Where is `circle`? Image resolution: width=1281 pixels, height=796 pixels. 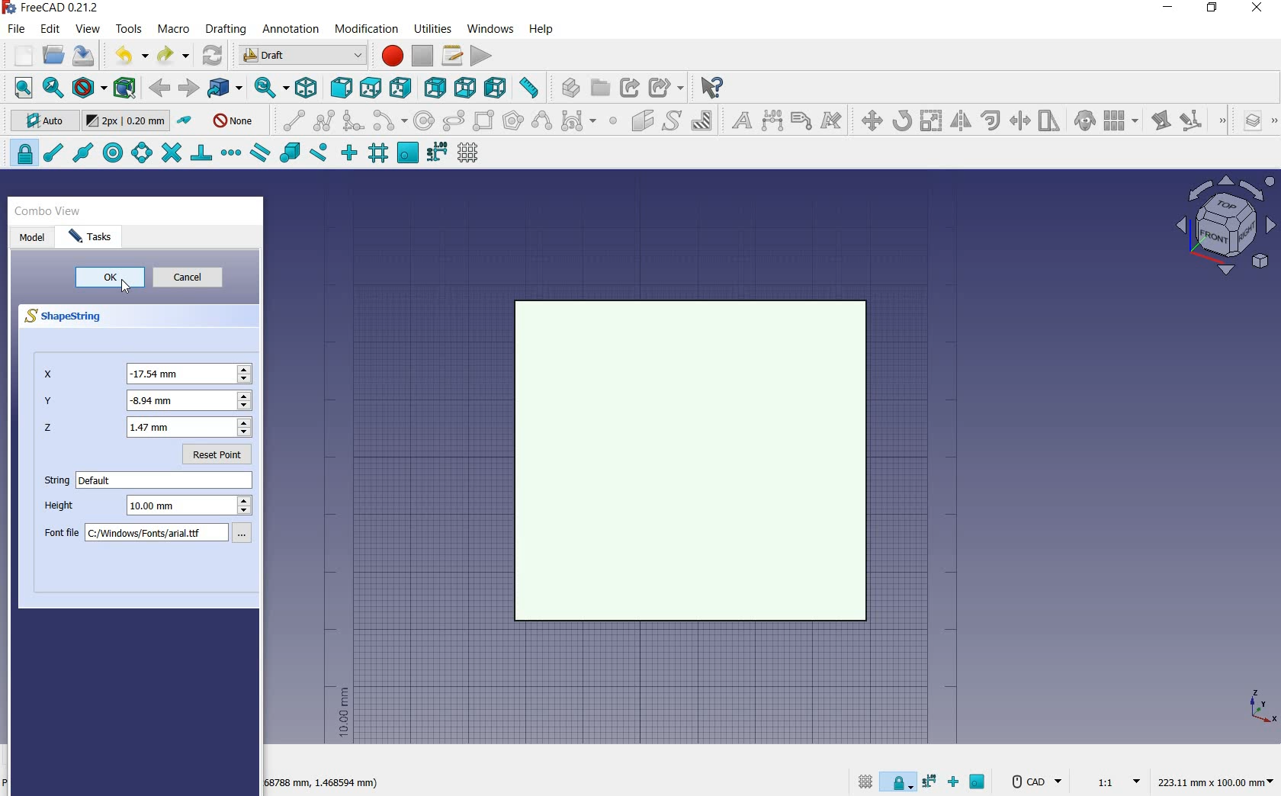
circle is located at coordinates (425, 121).